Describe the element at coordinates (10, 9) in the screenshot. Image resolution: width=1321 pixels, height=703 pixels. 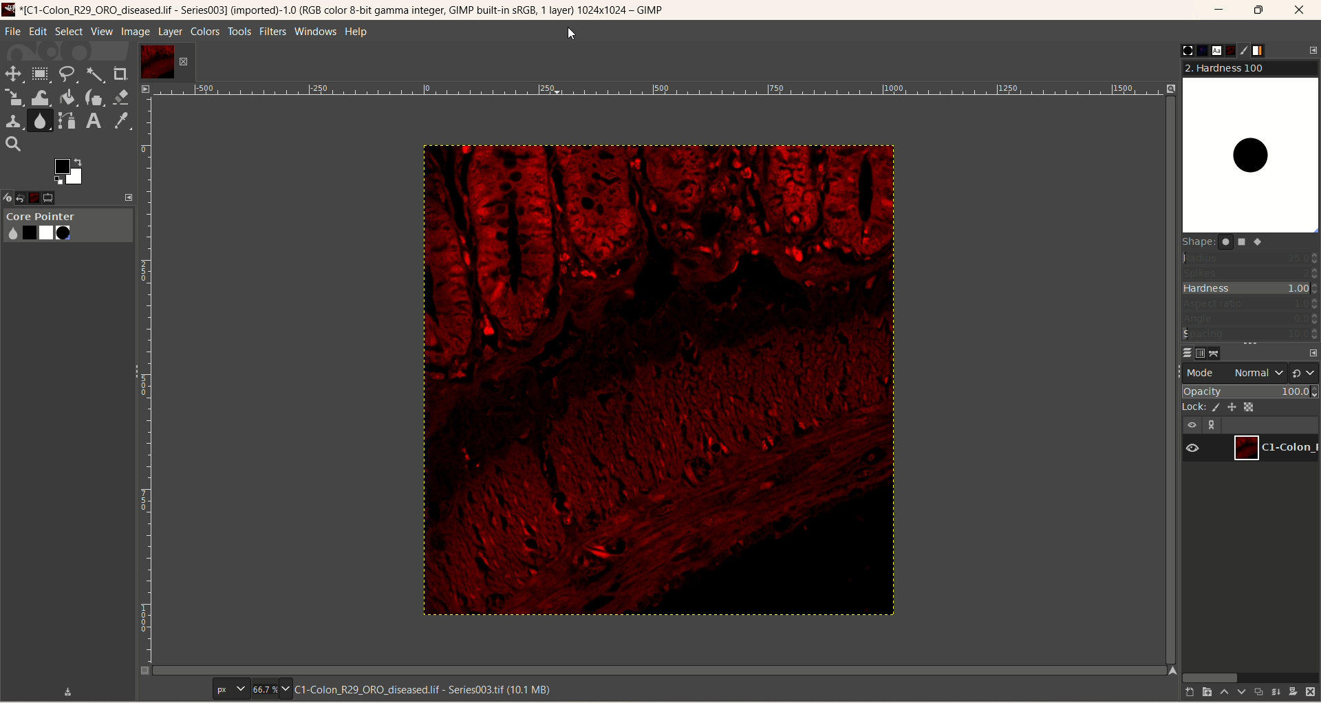
I see `logo` at that location.